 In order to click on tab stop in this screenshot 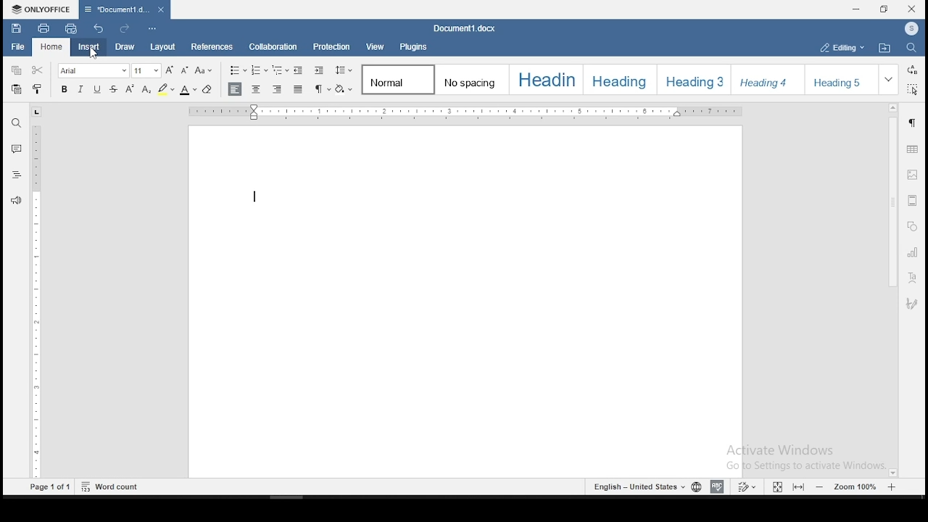, I will do `click(37, 112)`.